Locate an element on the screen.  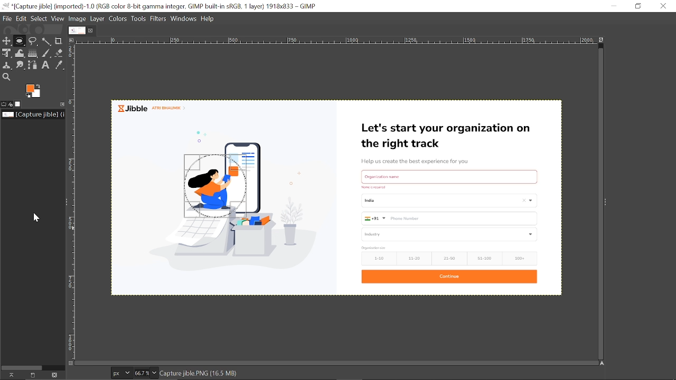
Sidebar menu is located at coordinates (611, 204).